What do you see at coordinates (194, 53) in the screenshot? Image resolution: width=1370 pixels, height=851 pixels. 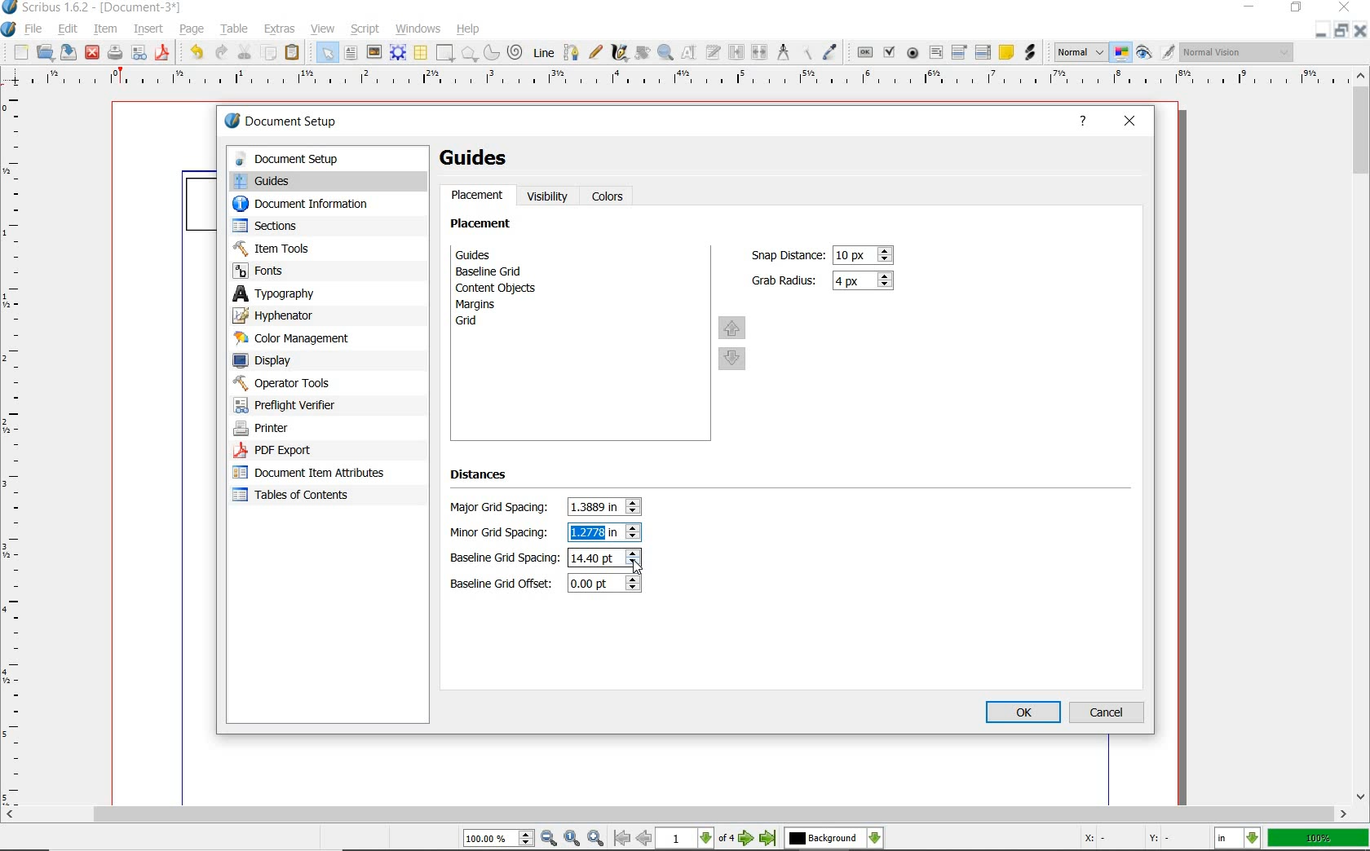 I see `undo` at bounding box center [194, 53].